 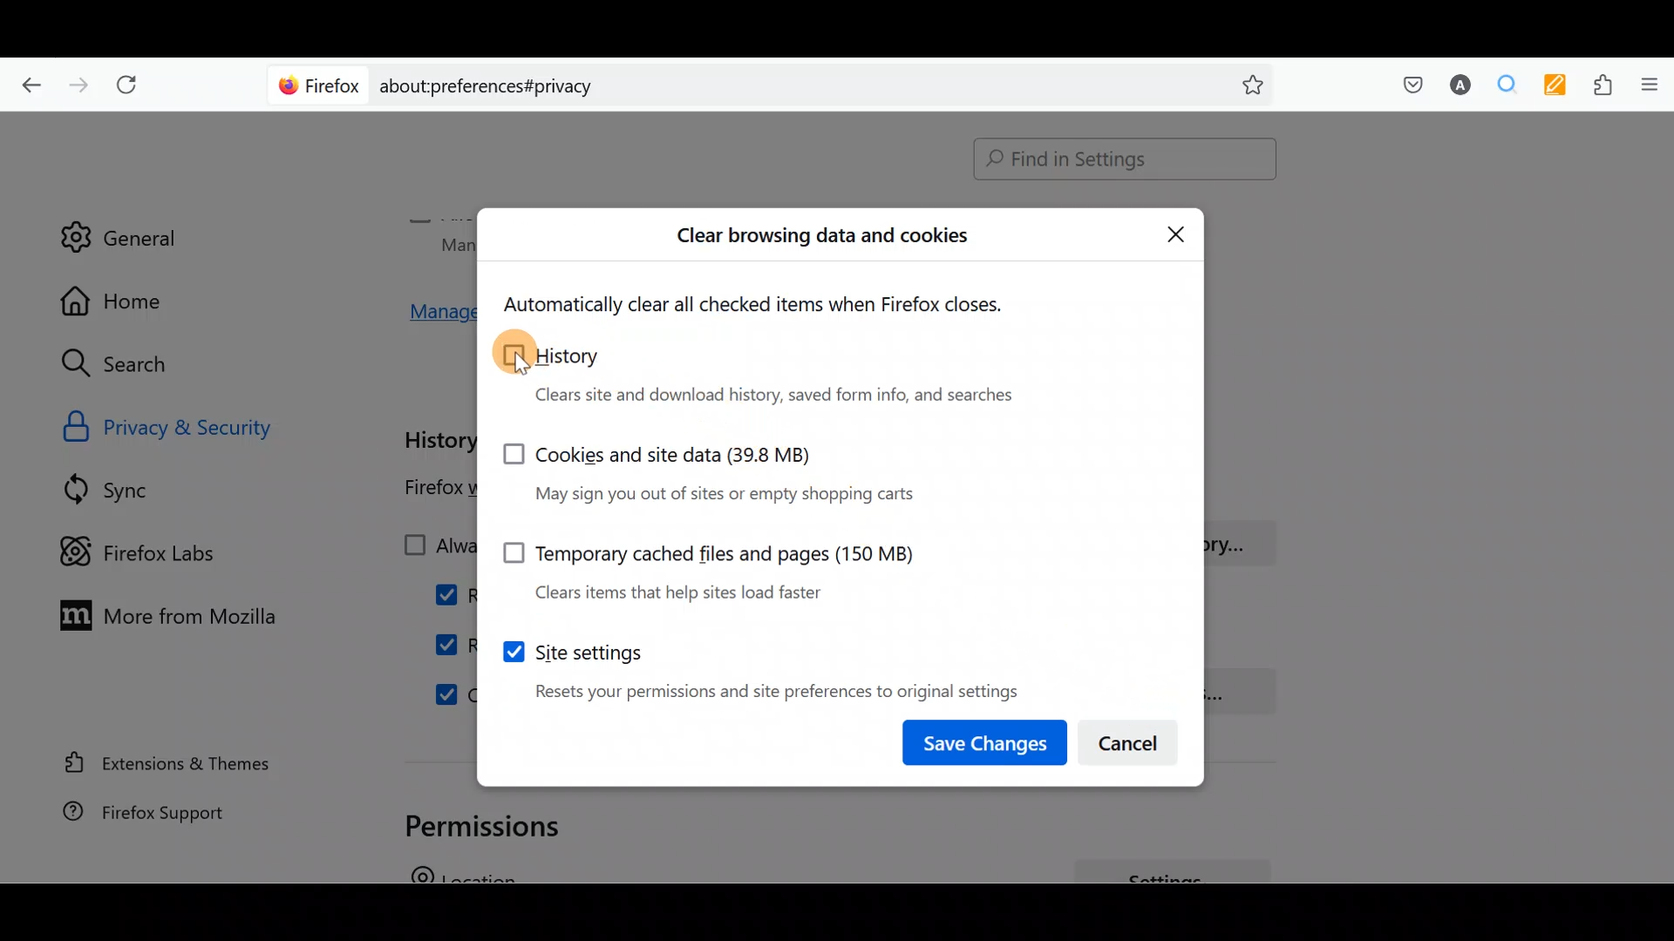 I want to click on History, so click(x=773, y=374).